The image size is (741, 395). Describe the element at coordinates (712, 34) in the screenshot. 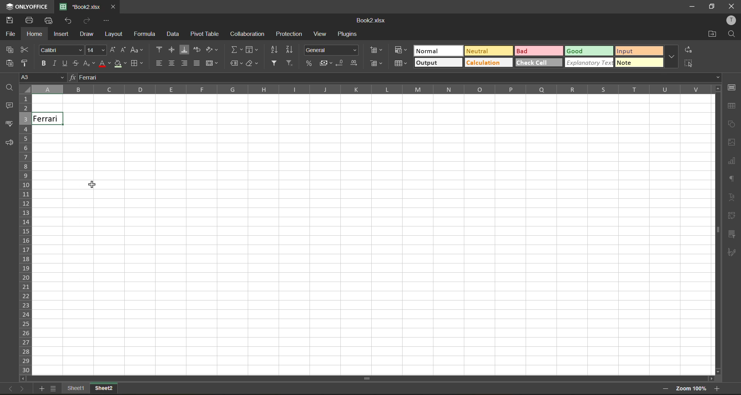

I see `open location` at that location.